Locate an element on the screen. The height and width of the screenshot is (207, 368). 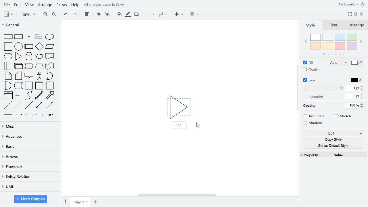
zoom is located at coordinates (28, 15).